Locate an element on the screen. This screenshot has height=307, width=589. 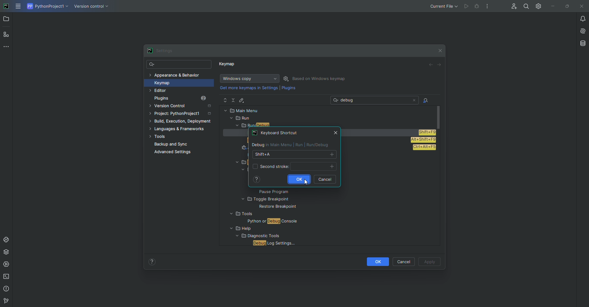
Cursor is located at coordinates (307, 183).